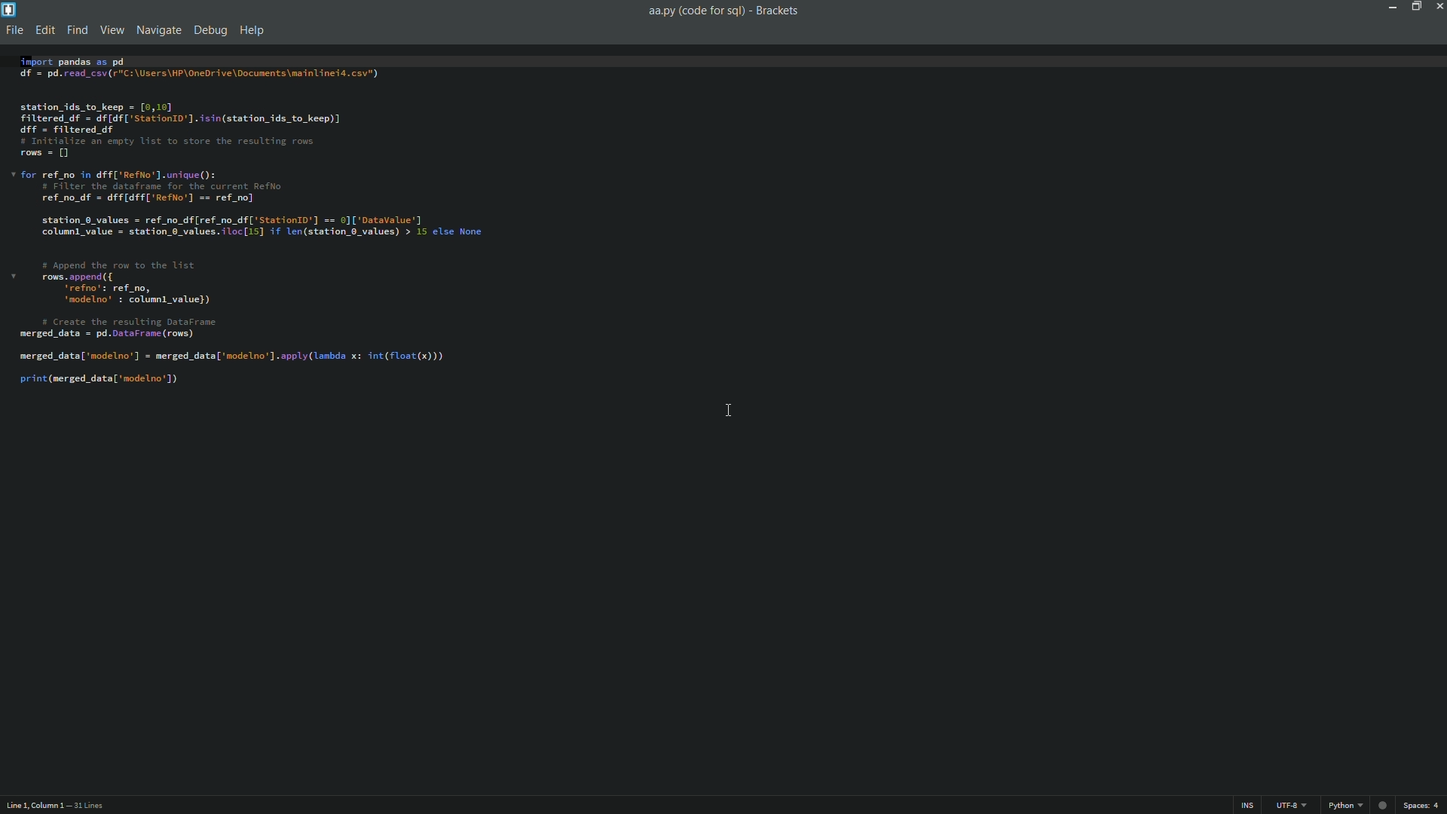  I want to click on debug menu, so click(210, 32).